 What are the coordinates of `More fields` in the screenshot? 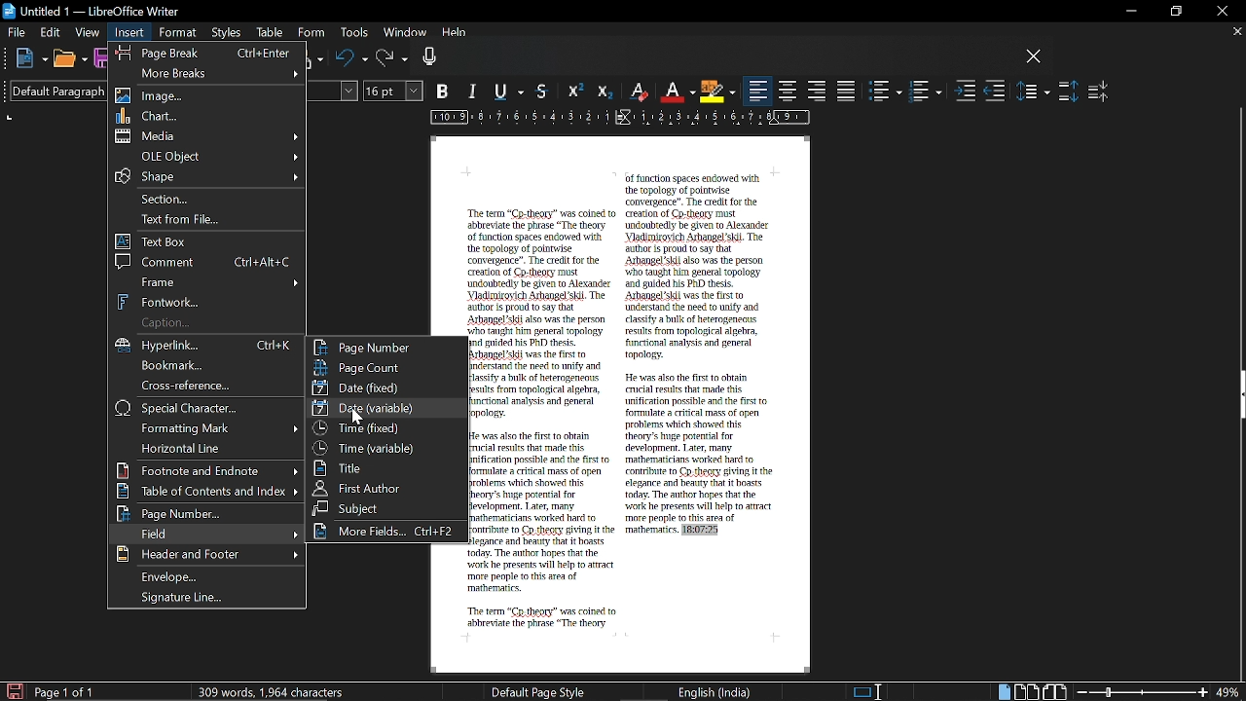 It's located at (387, 532).